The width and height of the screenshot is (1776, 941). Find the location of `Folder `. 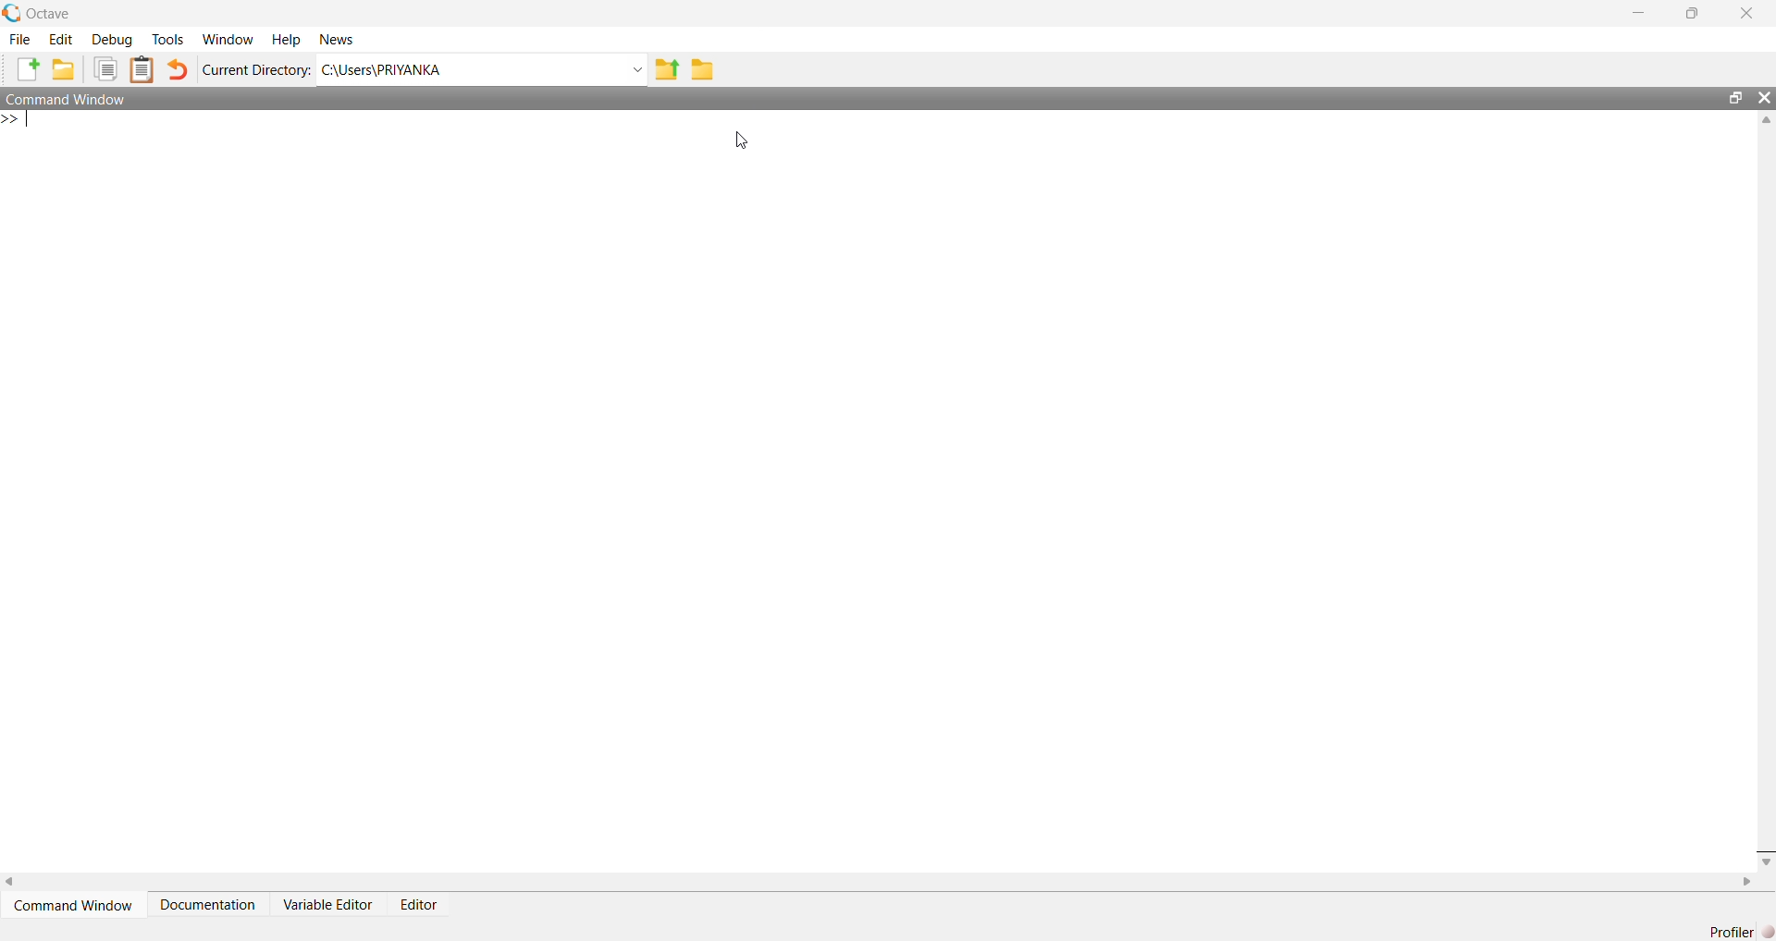

Folder  is located at coordinates (63, 70).